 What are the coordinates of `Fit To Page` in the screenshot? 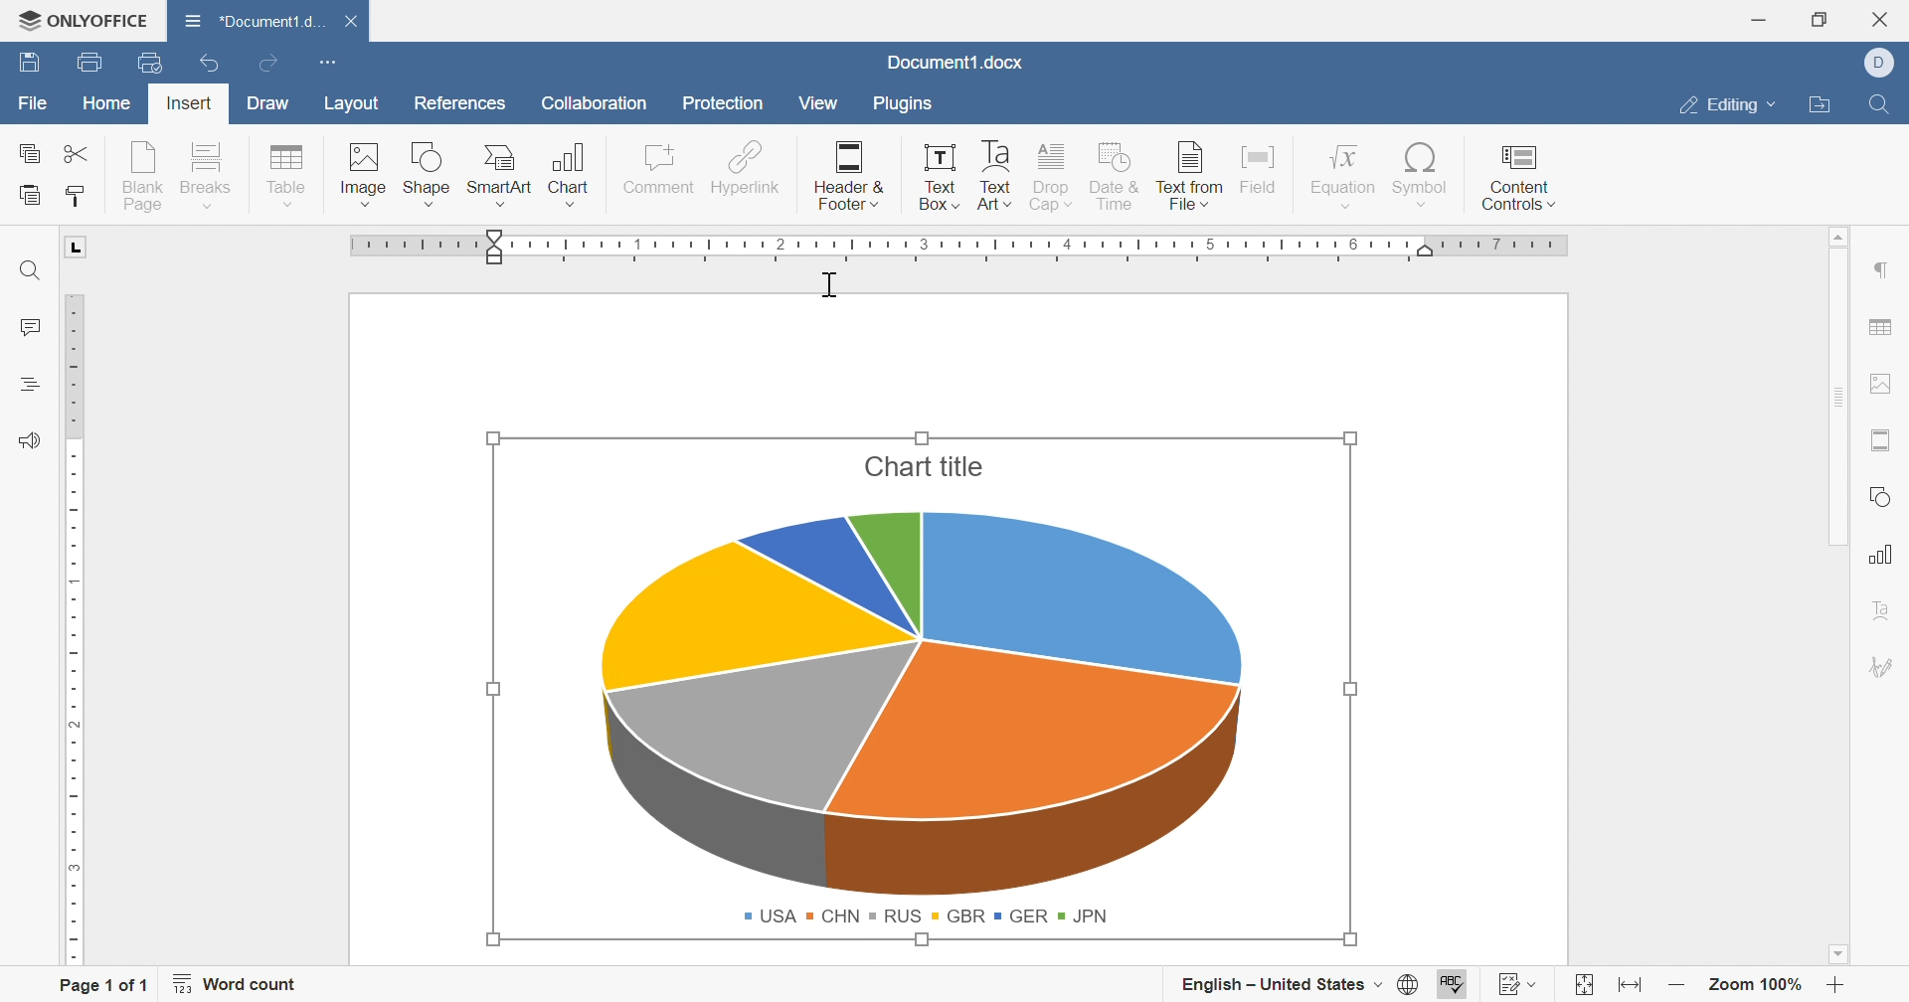 It's located at (1580, 983).